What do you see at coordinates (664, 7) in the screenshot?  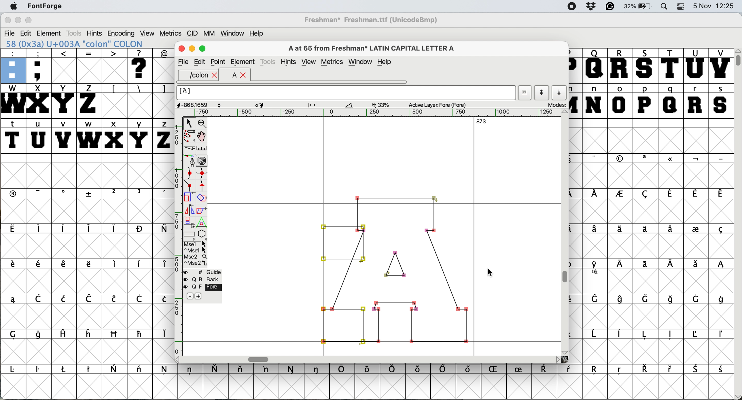 I see `spotlight search` at bounding box center [664, 7].